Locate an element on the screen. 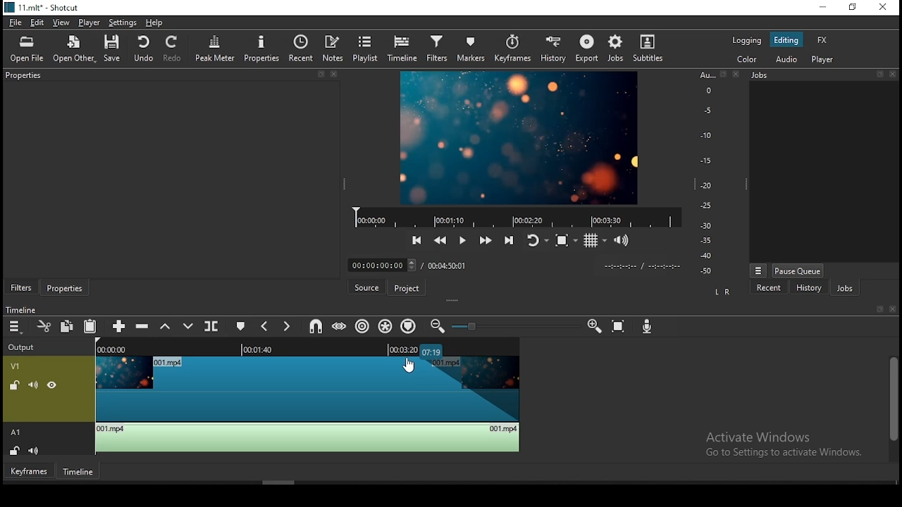  video progress bar is located at coordinates (518, 218).